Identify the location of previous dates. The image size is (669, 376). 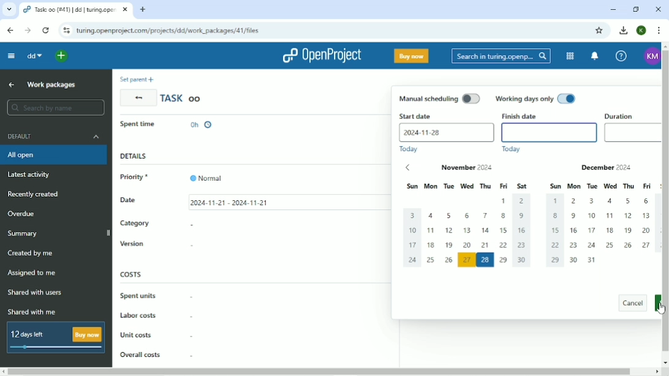
(404, 168).